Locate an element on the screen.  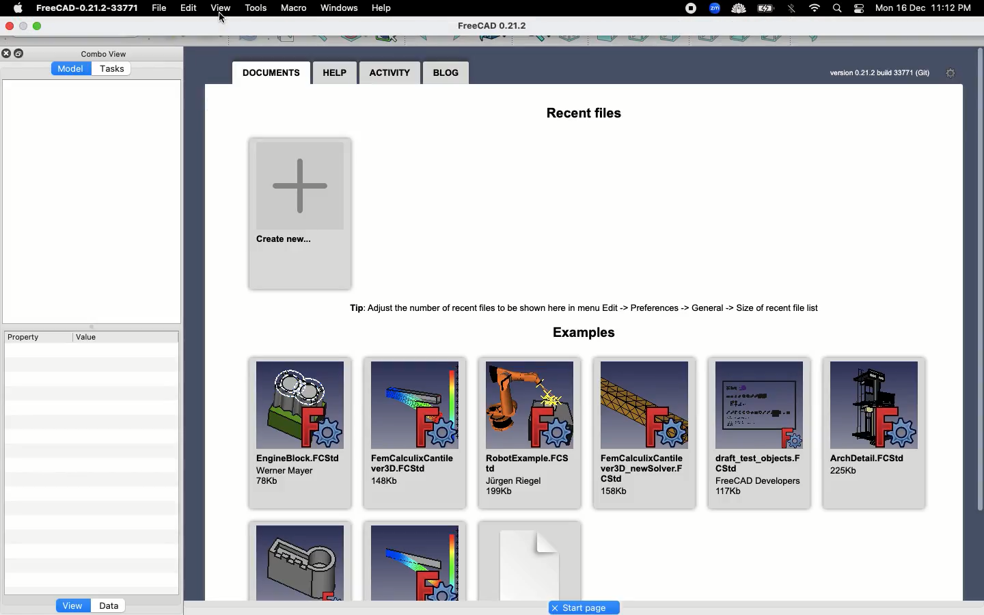
Window is located at coordinates (338, 9).